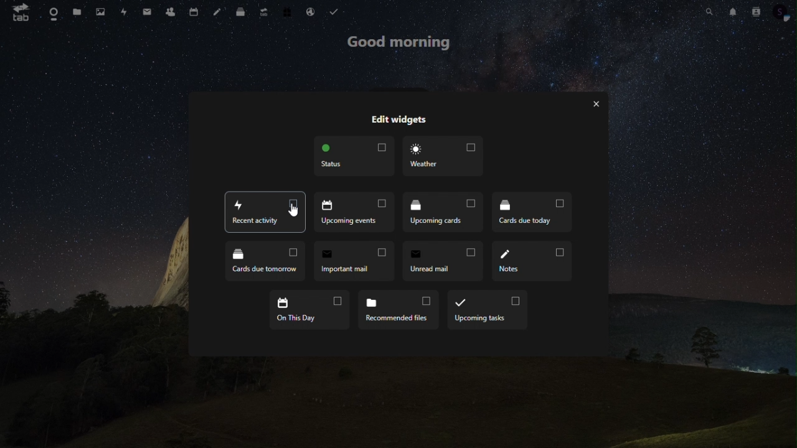  What do you see at coordinates (197, 10) in the screenshot?
I see `calender` at bounding box center [197, 10].